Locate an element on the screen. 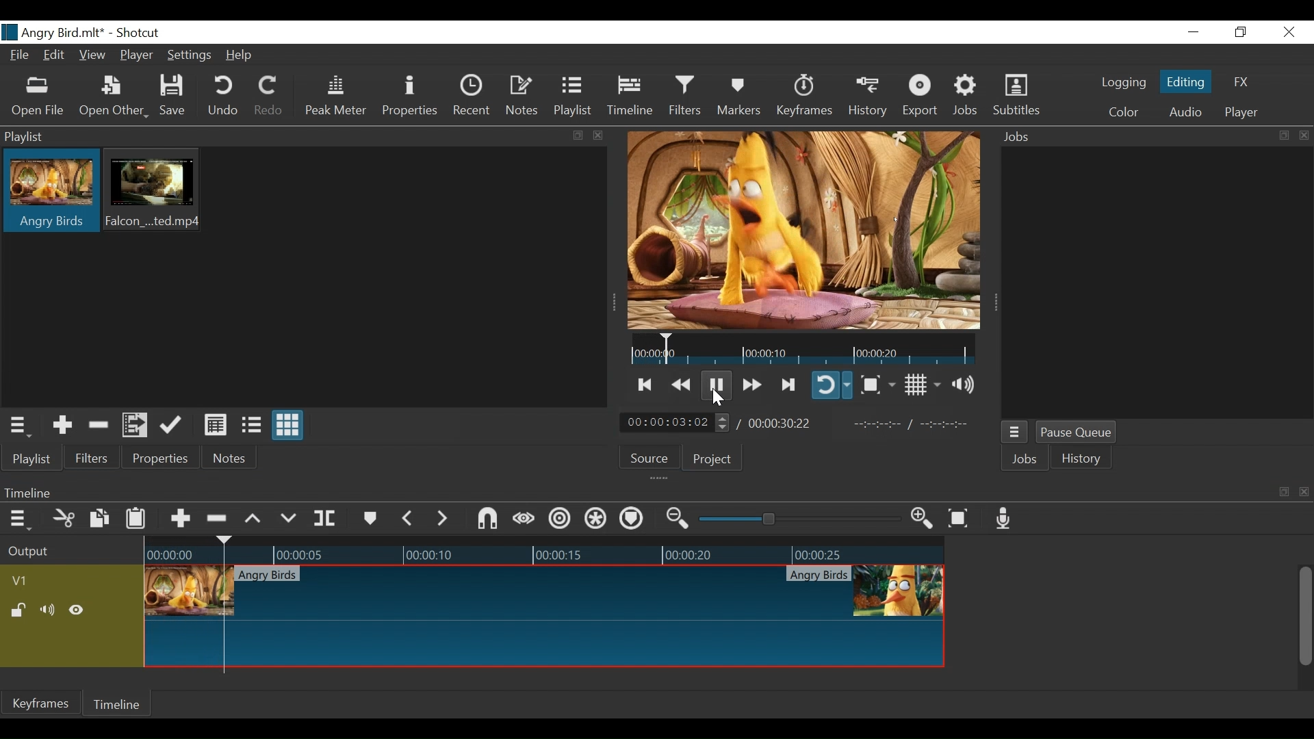  Toggle Zoom is located at coordinates (877, 385).